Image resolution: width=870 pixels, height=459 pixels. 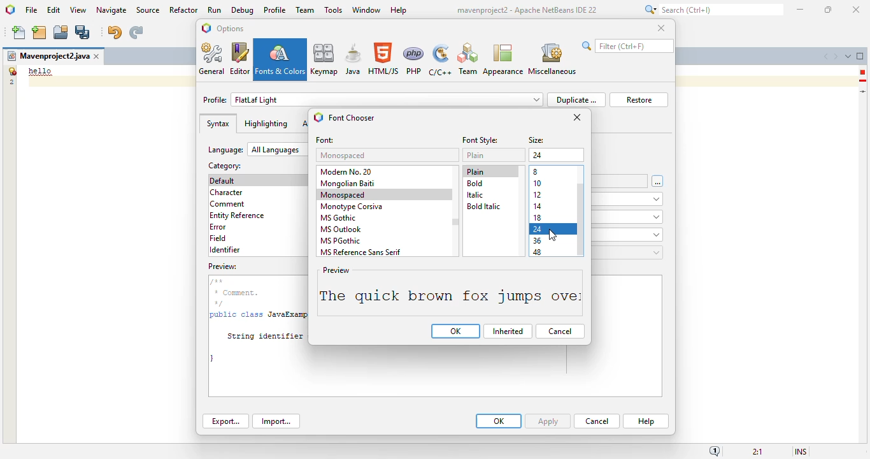 What do you see at coordinates (243, 10) in the screenshot?
I see `debug` at bounding box center [243, 10].